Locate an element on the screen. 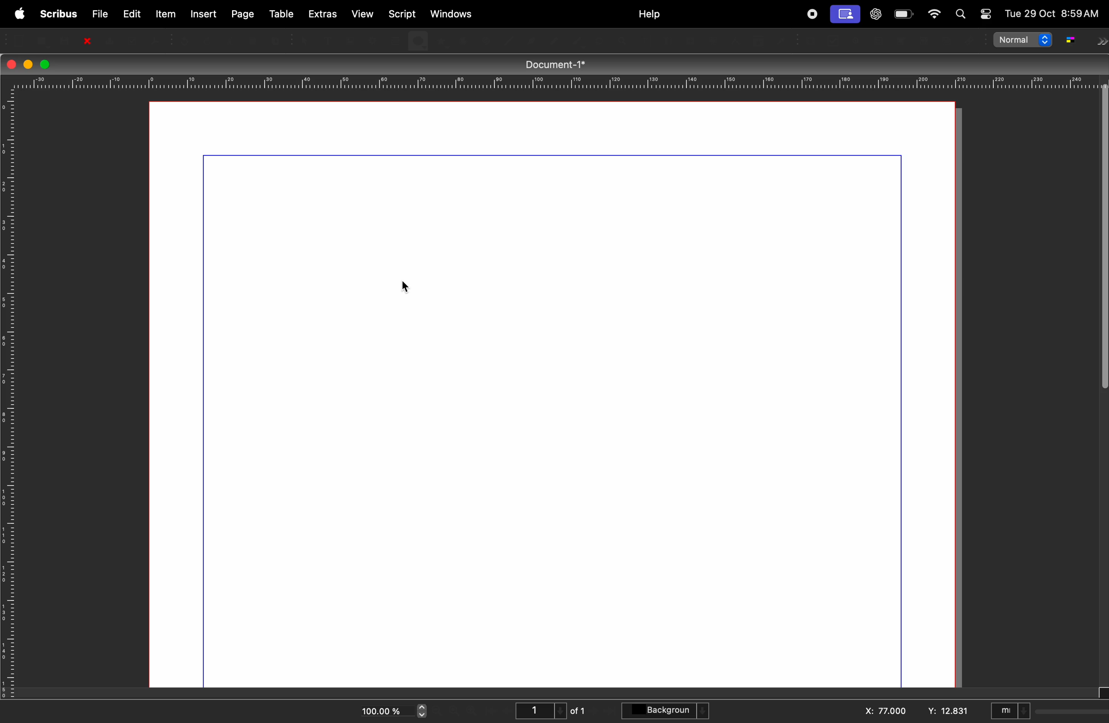 The height and width of the screenshot is (723, 1109). table is located at coordinates (280, 12).